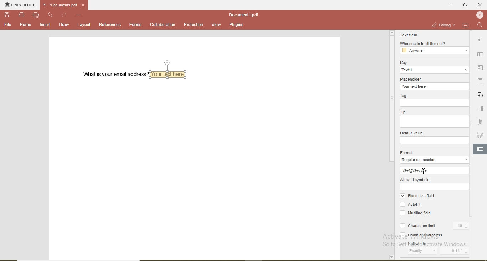  Describe the element at coordinates (8, 25) in the screenshot. I see `file` at that location.